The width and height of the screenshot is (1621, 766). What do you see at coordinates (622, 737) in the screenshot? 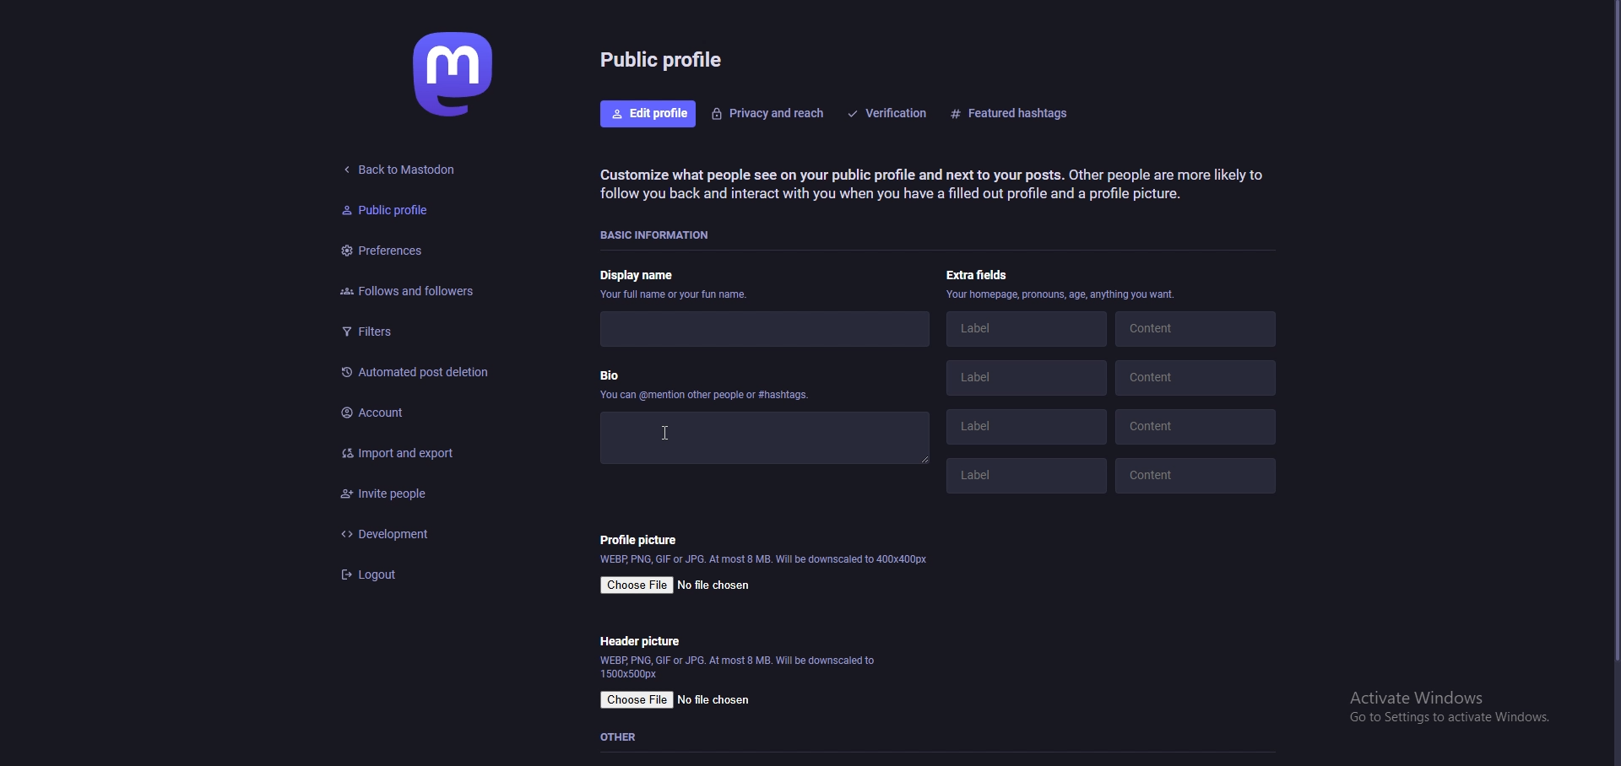
I see `other` at bounding box center [622, 737].